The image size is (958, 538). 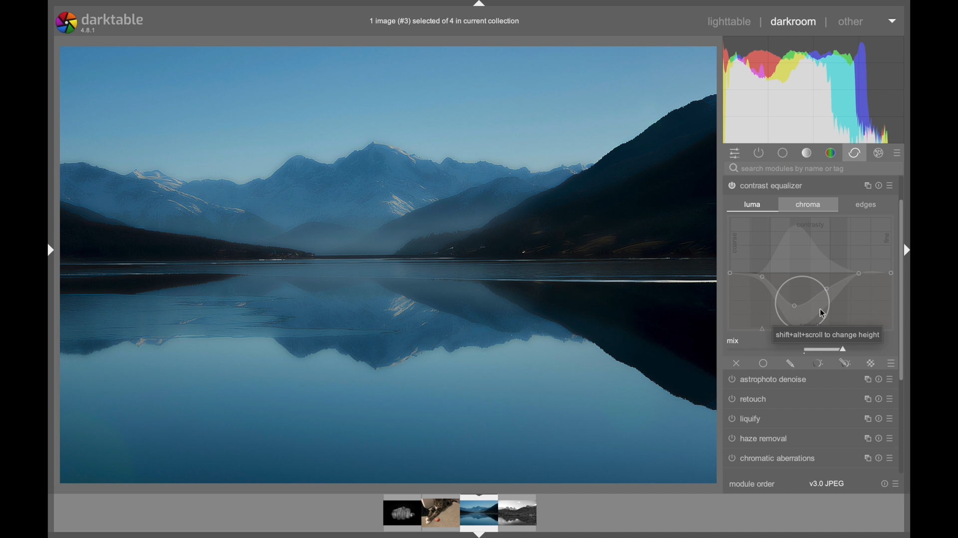 I want to click on slider, so click(x=824, y=349).